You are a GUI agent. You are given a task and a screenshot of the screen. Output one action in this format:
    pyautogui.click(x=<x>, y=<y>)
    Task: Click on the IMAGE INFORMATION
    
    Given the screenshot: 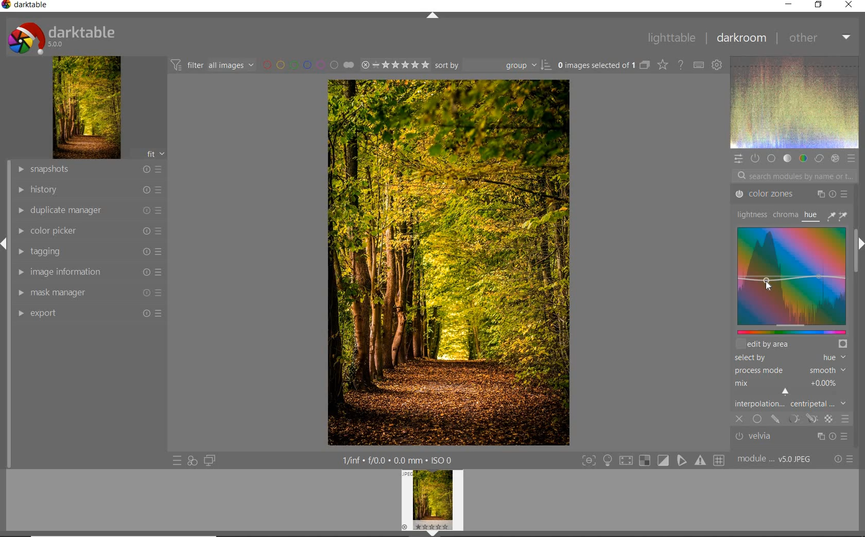 What is the action you would take?
    pyautogui.click(x=91, y=273)
    